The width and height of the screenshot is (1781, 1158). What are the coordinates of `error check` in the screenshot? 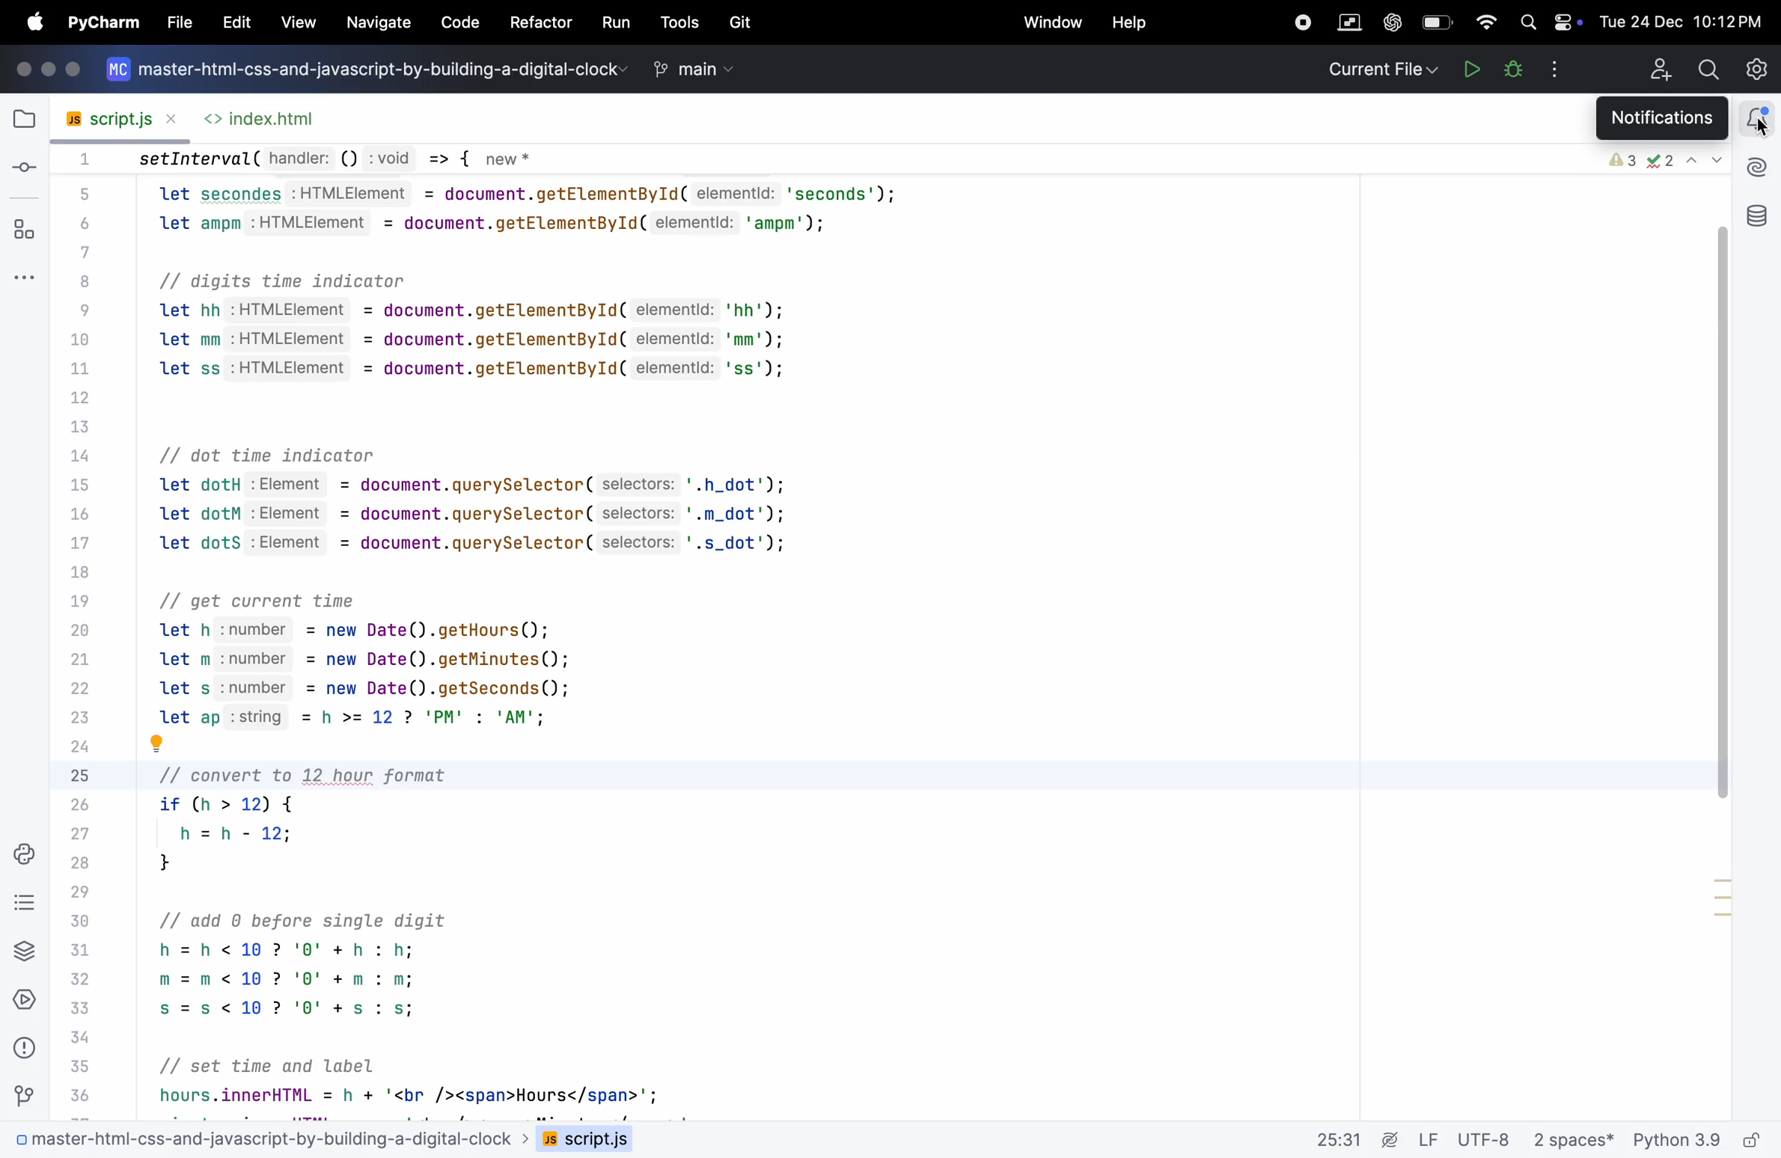 It's located at (1650, 162).